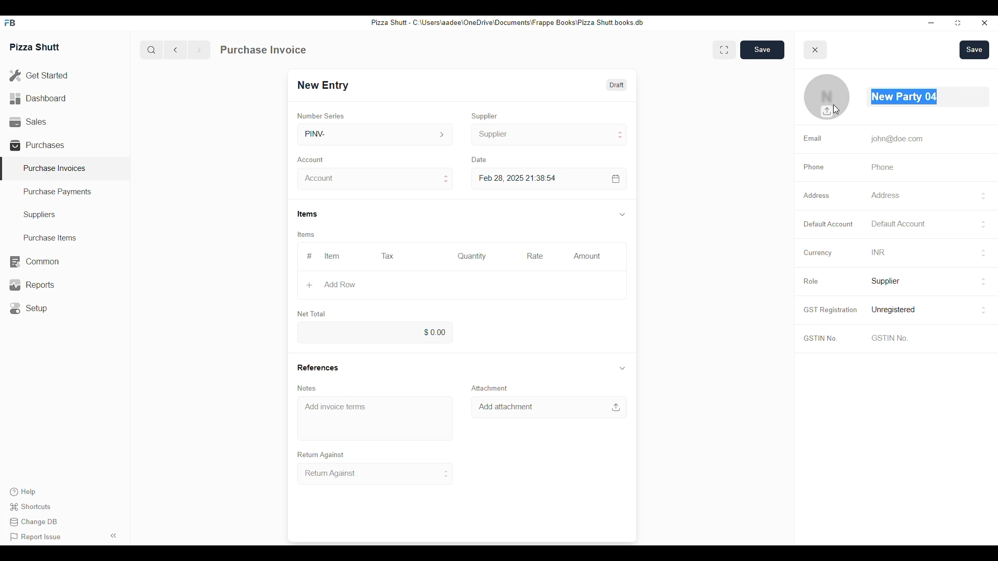 The image size is (998, 561). I want to click on back, so click(178, 50).